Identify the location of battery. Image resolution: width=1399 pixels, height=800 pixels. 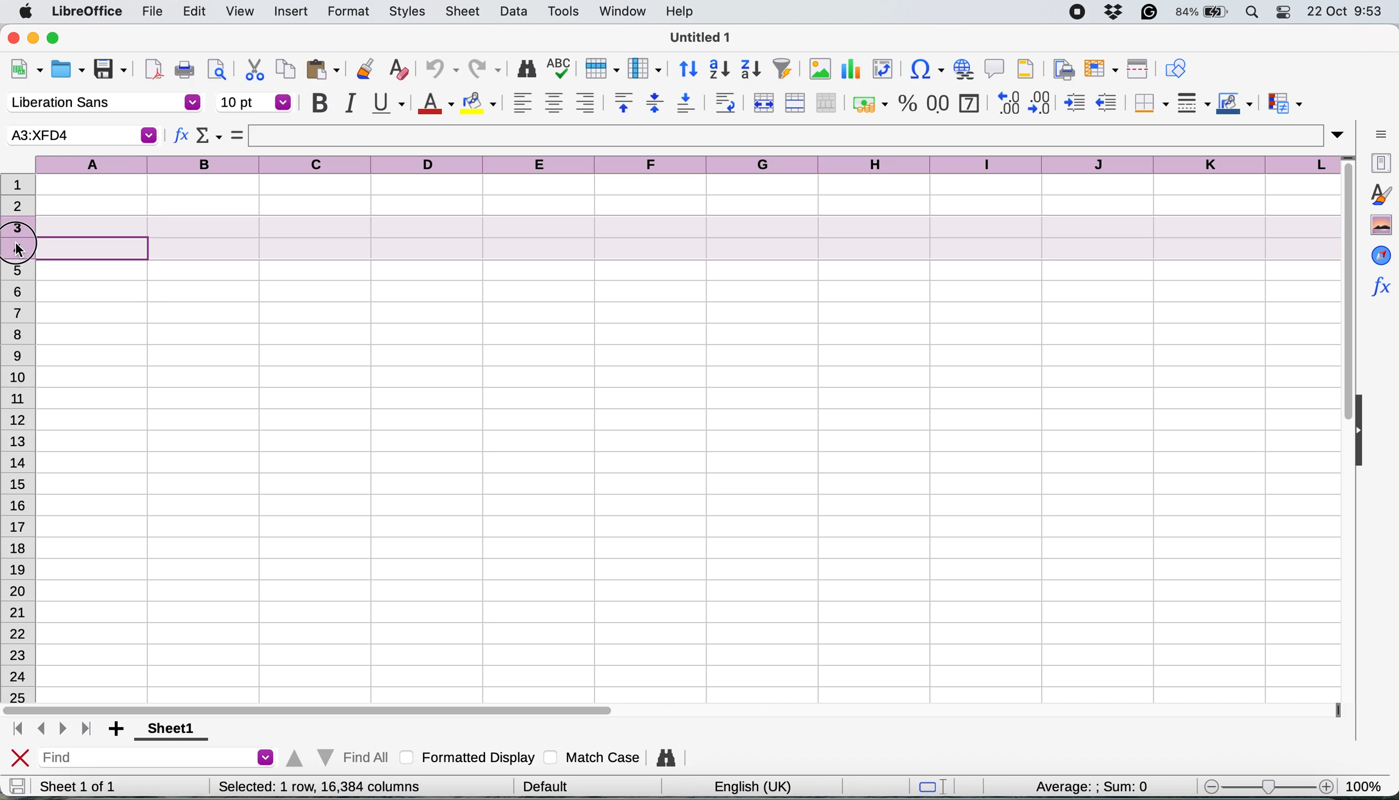
(1203, 12).